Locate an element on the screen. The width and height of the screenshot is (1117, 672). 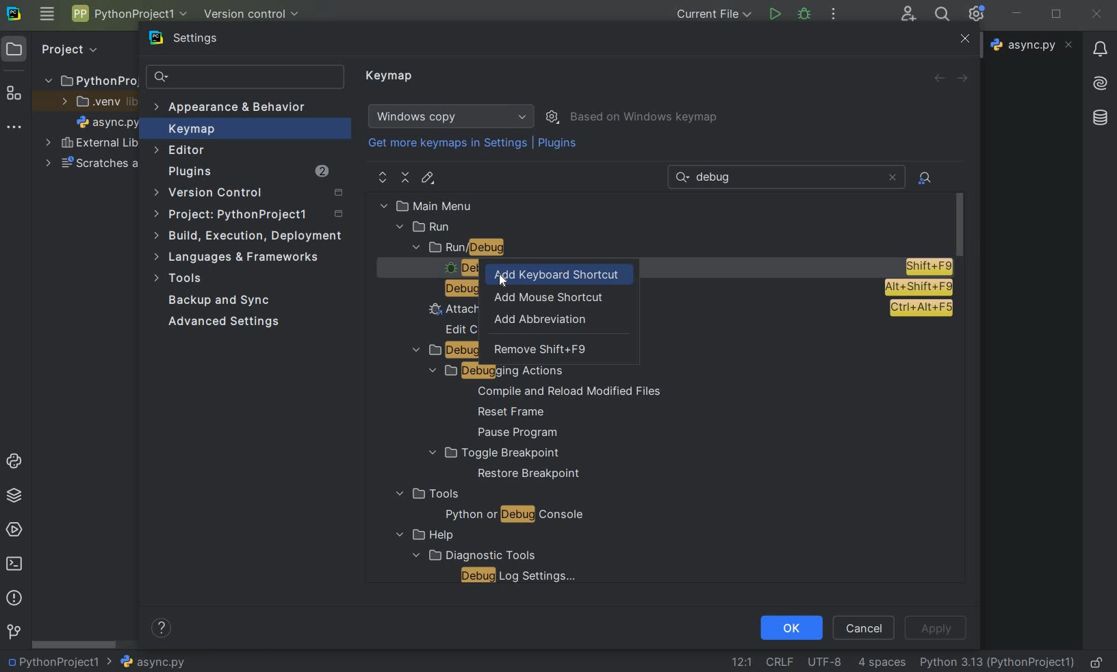
Project is located at coordinates (68, 48).